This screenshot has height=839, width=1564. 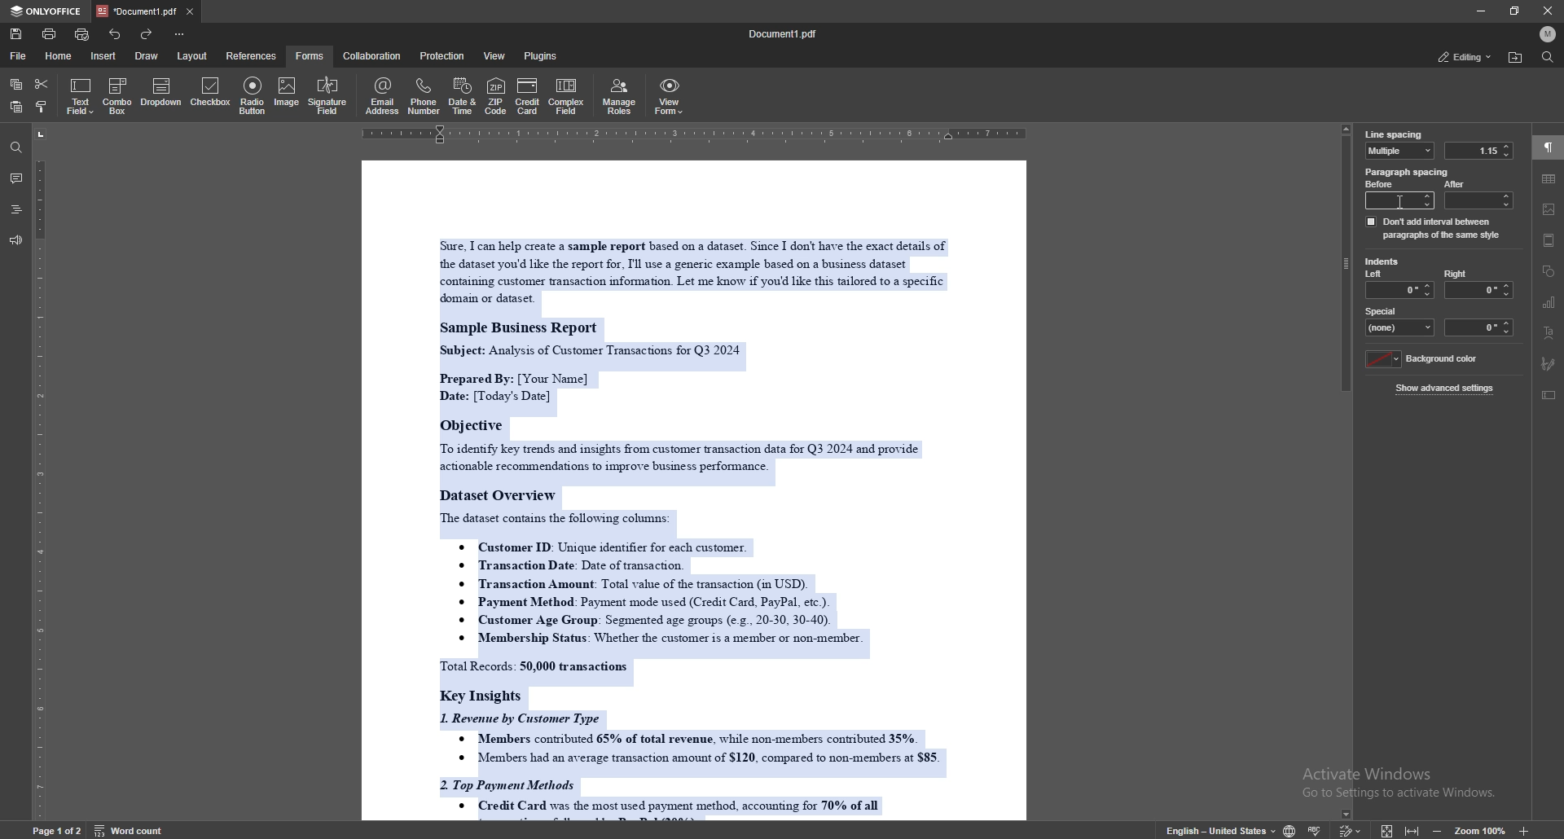 I want to click on email address, so click(x=383, y=95).